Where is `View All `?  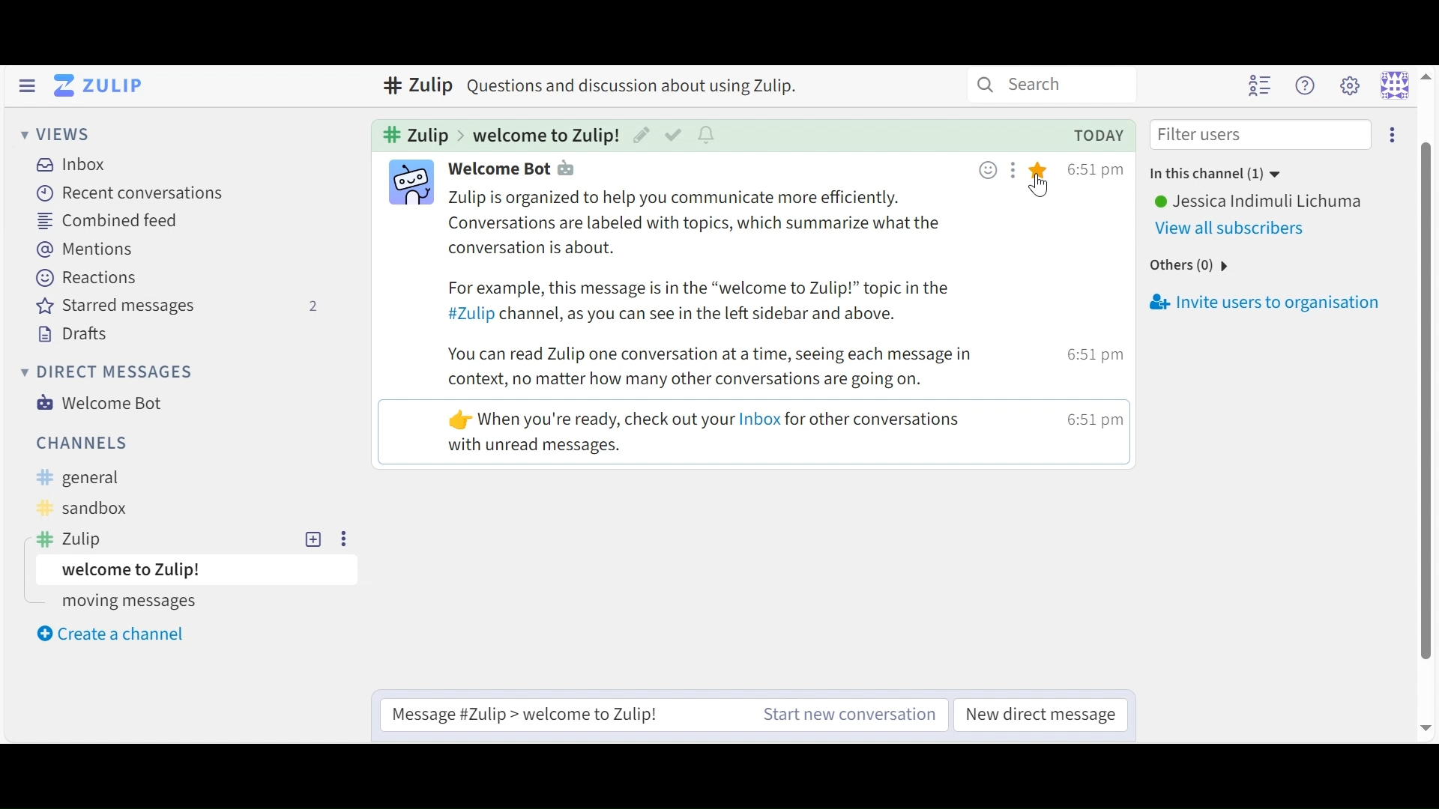 View All  is located at coordinates (1227, 228).